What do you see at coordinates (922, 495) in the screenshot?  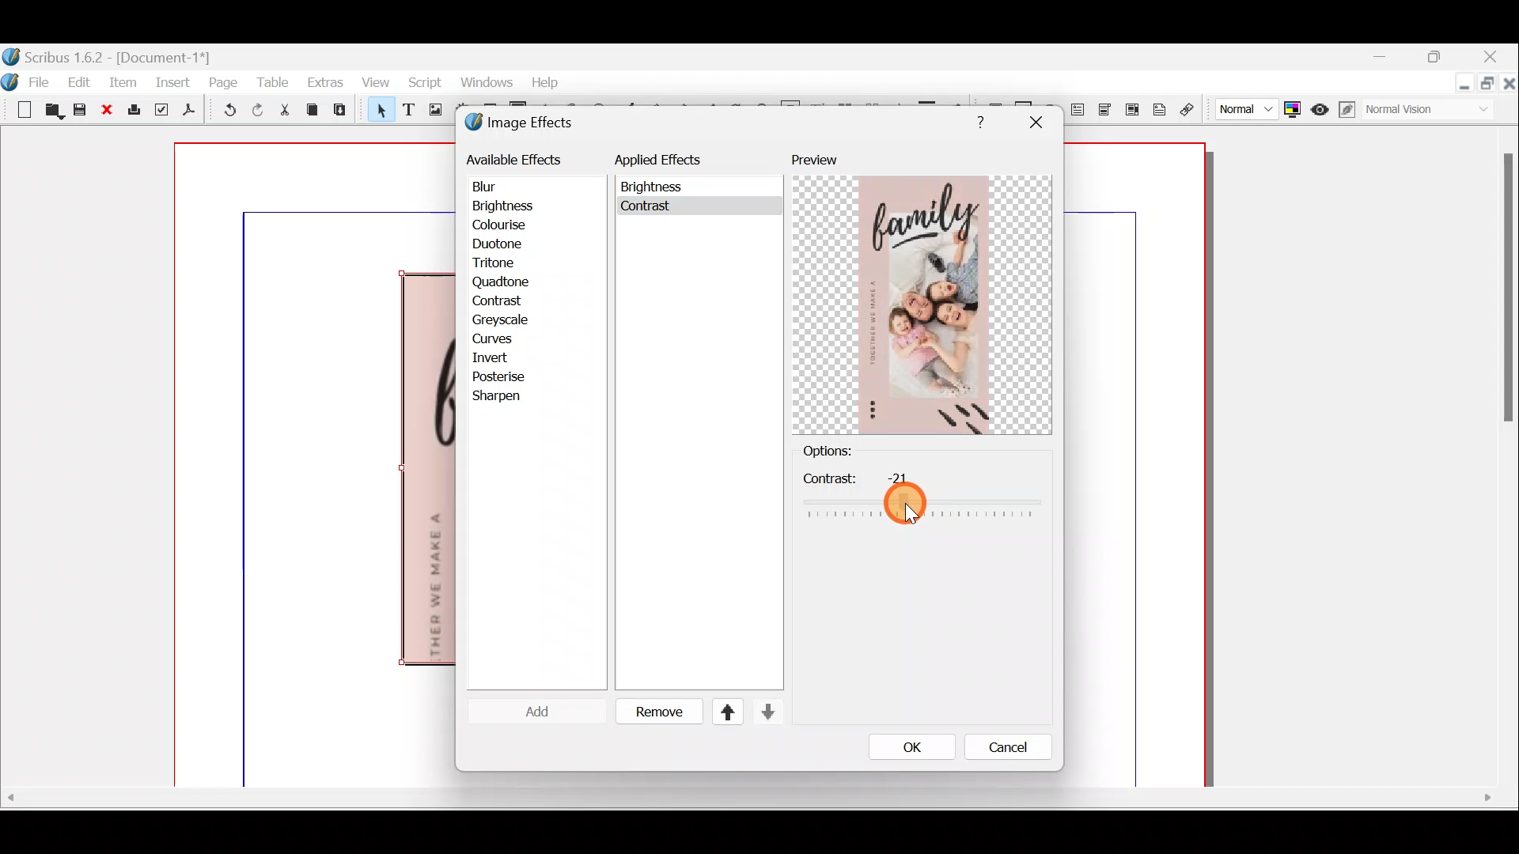 I see `contrast` at bounding box center [922, 495].